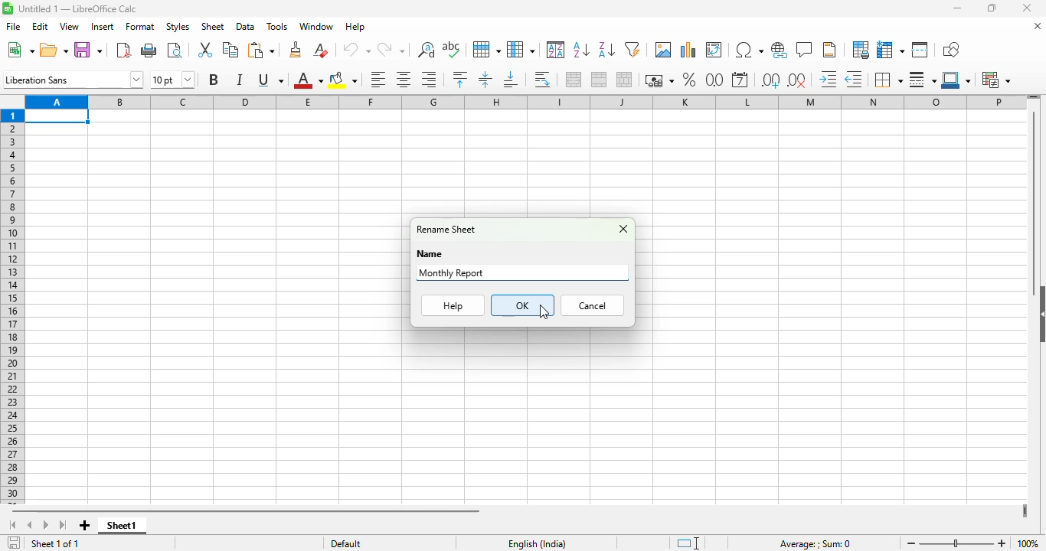  I want to click on sheet 1 of 1, so click(55, 543).